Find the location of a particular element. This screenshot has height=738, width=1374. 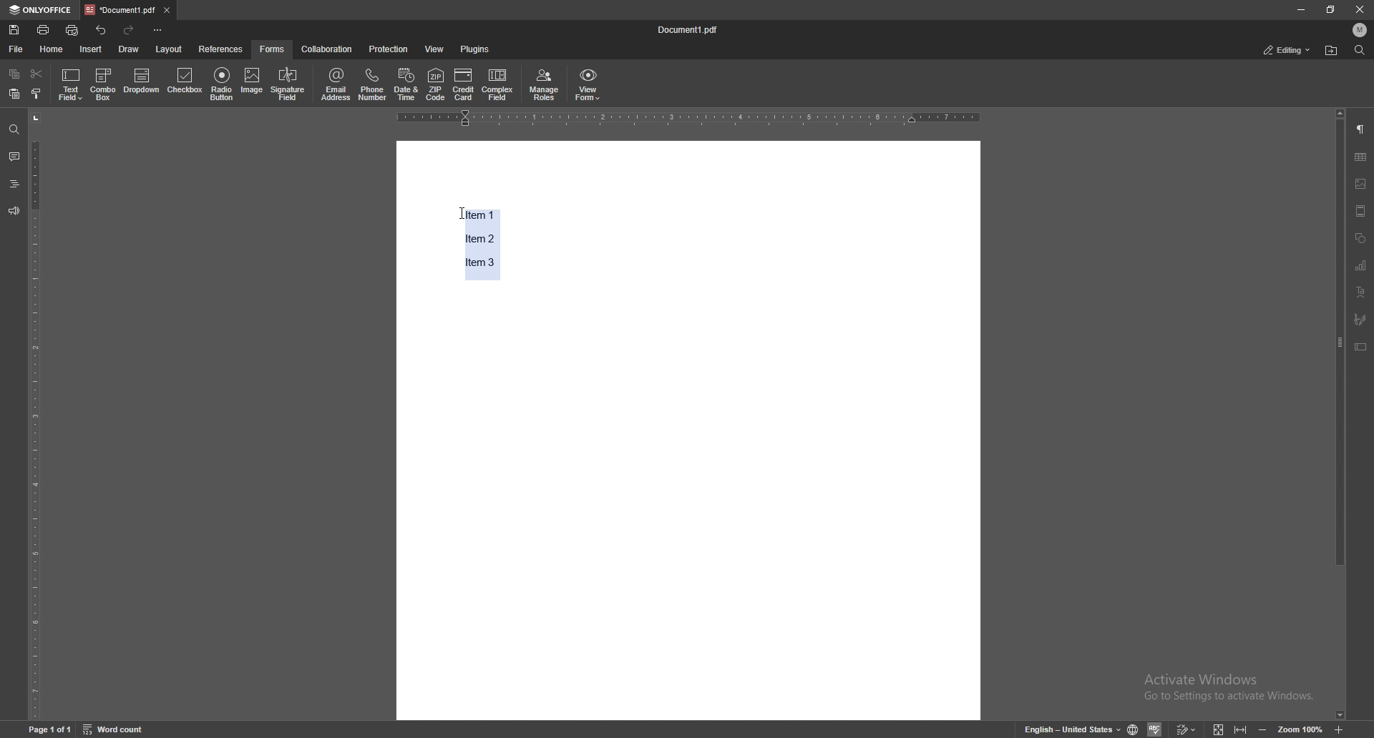

heading is located at coordinates (14, 184).